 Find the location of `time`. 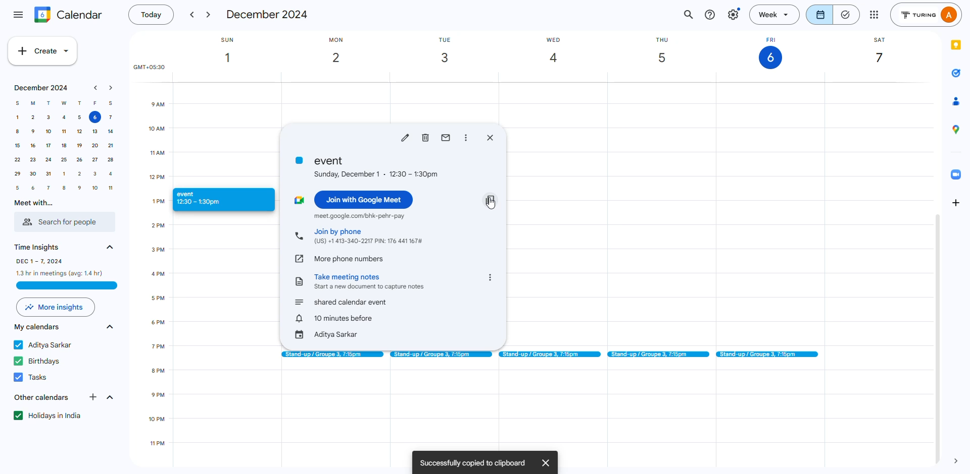

time is located at coordinates (336, 318).